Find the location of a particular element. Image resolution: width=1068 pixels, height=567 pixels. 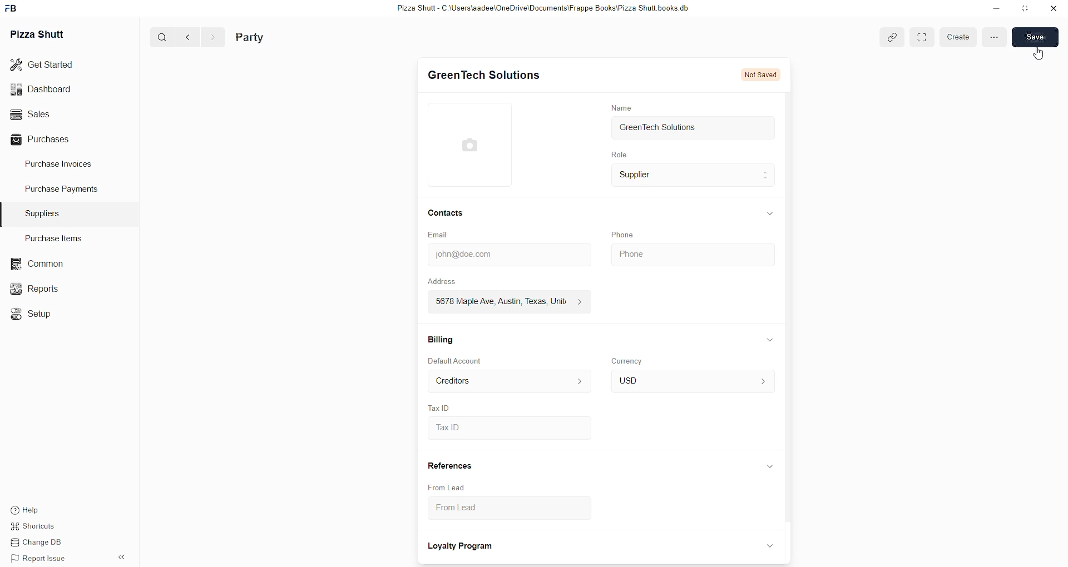

From Lead is located at coordinates (498, 510).